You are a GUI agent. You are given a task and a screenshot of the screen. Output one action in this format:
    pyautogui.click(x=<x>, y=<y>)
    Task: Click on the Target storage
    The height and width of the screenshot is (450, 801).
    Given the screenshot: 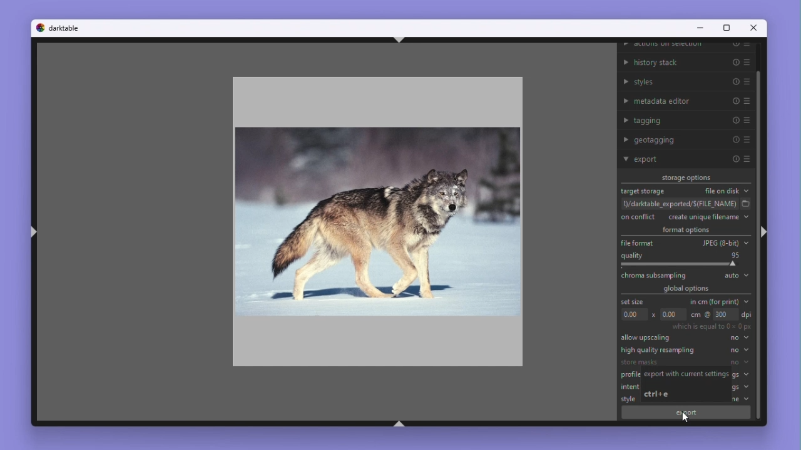 What is the action you would take?
    pyautogui.click(x=642, y=191)
    